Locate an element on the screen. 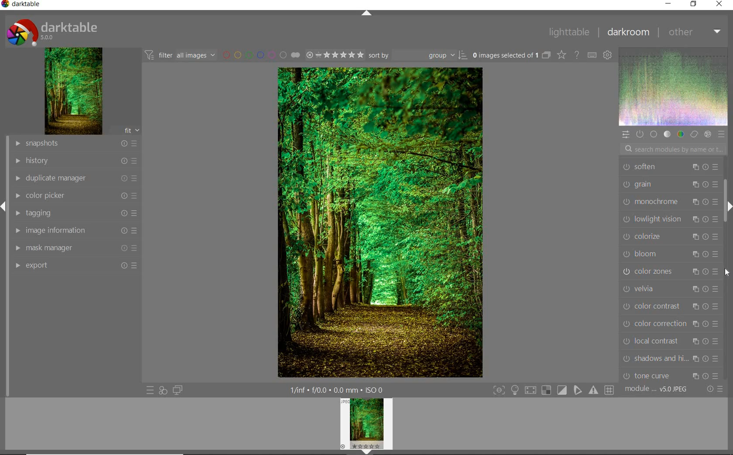  SHOW ONLY ACTIVE MODULE is located at coordinates (640, 134).